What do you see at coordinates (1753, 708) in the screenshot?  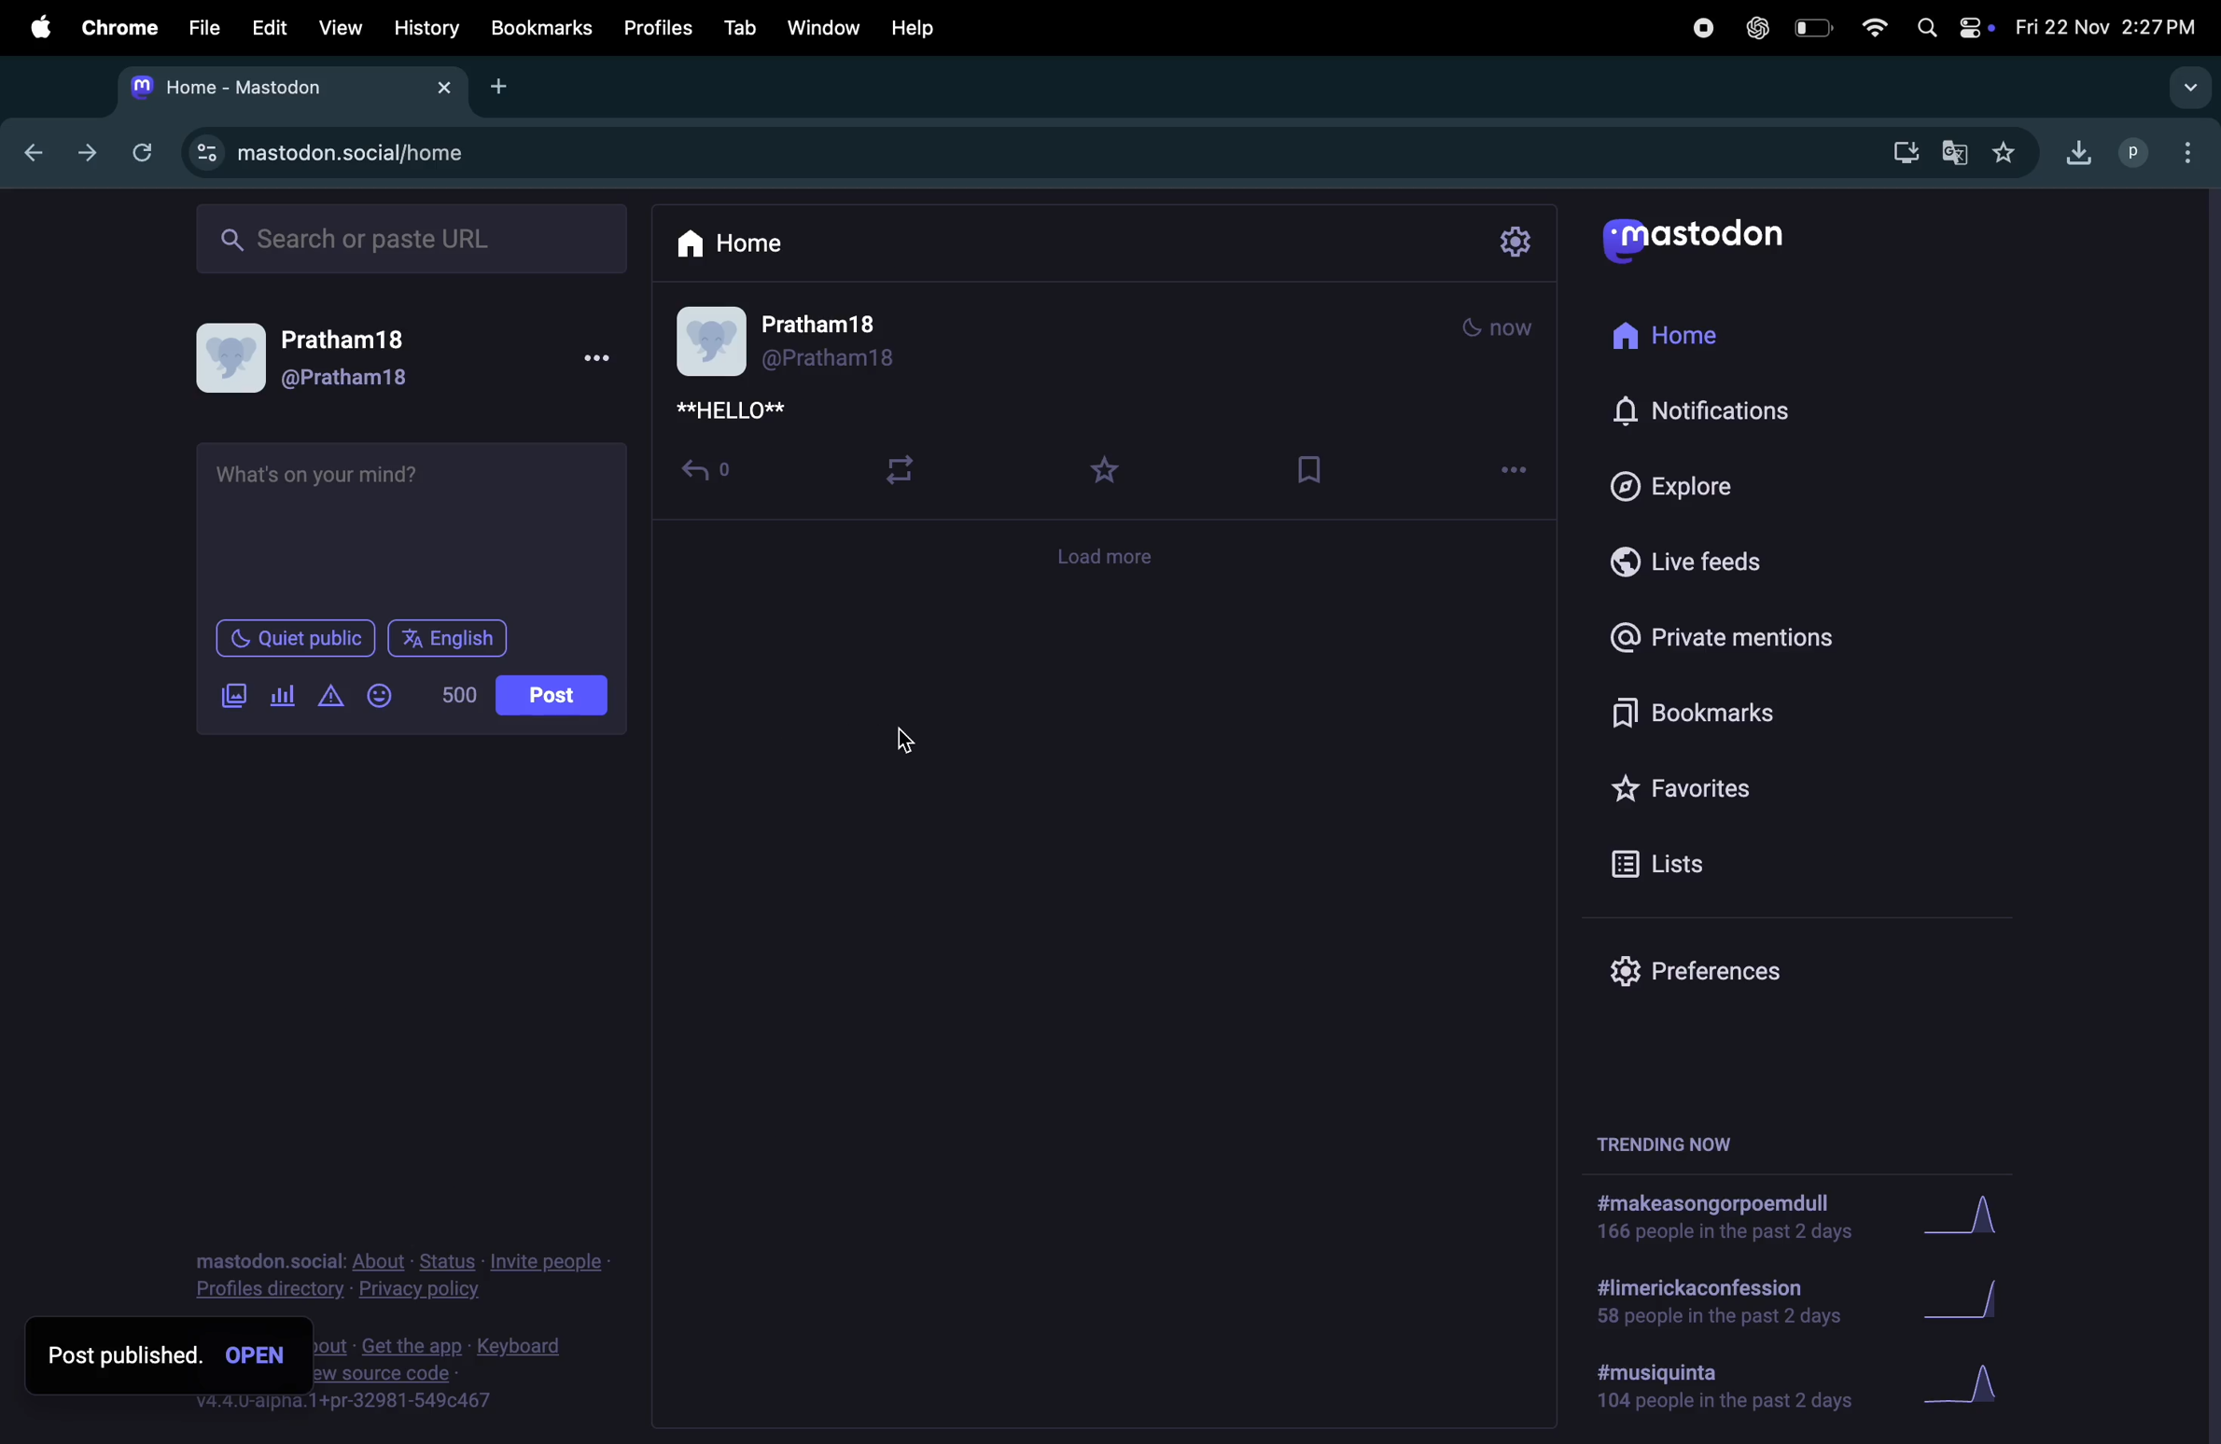 I see `bookmarks` at bounding box center [1753, 708].